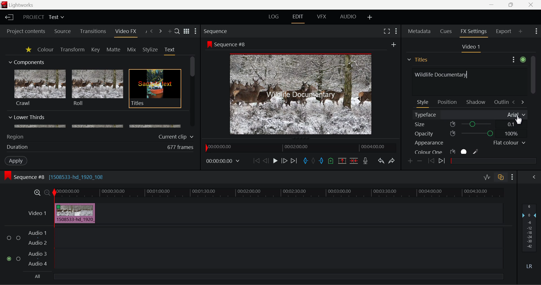 The width and height of the screenshot is (541, 285). I want to click on EDIT Layout Open, so click(299, 19).